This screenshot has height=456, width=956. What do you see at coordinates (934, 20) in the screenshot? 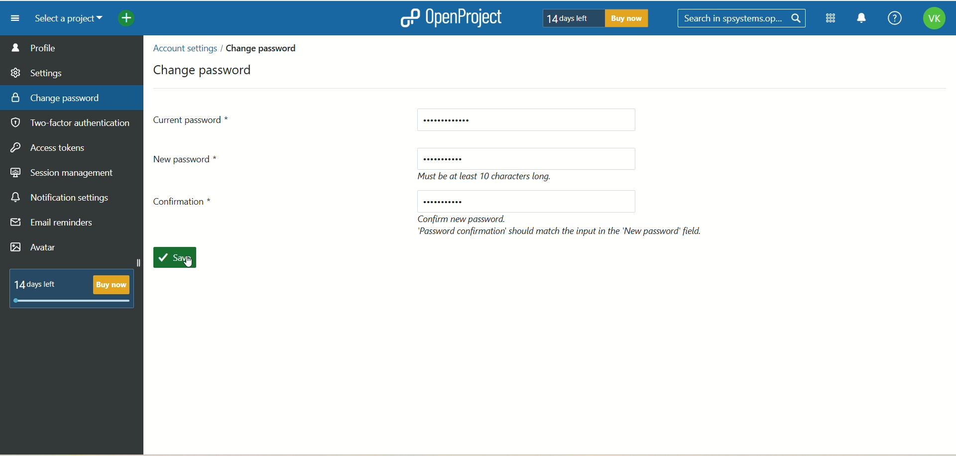
I see `account` at bounding box center [934, 20].